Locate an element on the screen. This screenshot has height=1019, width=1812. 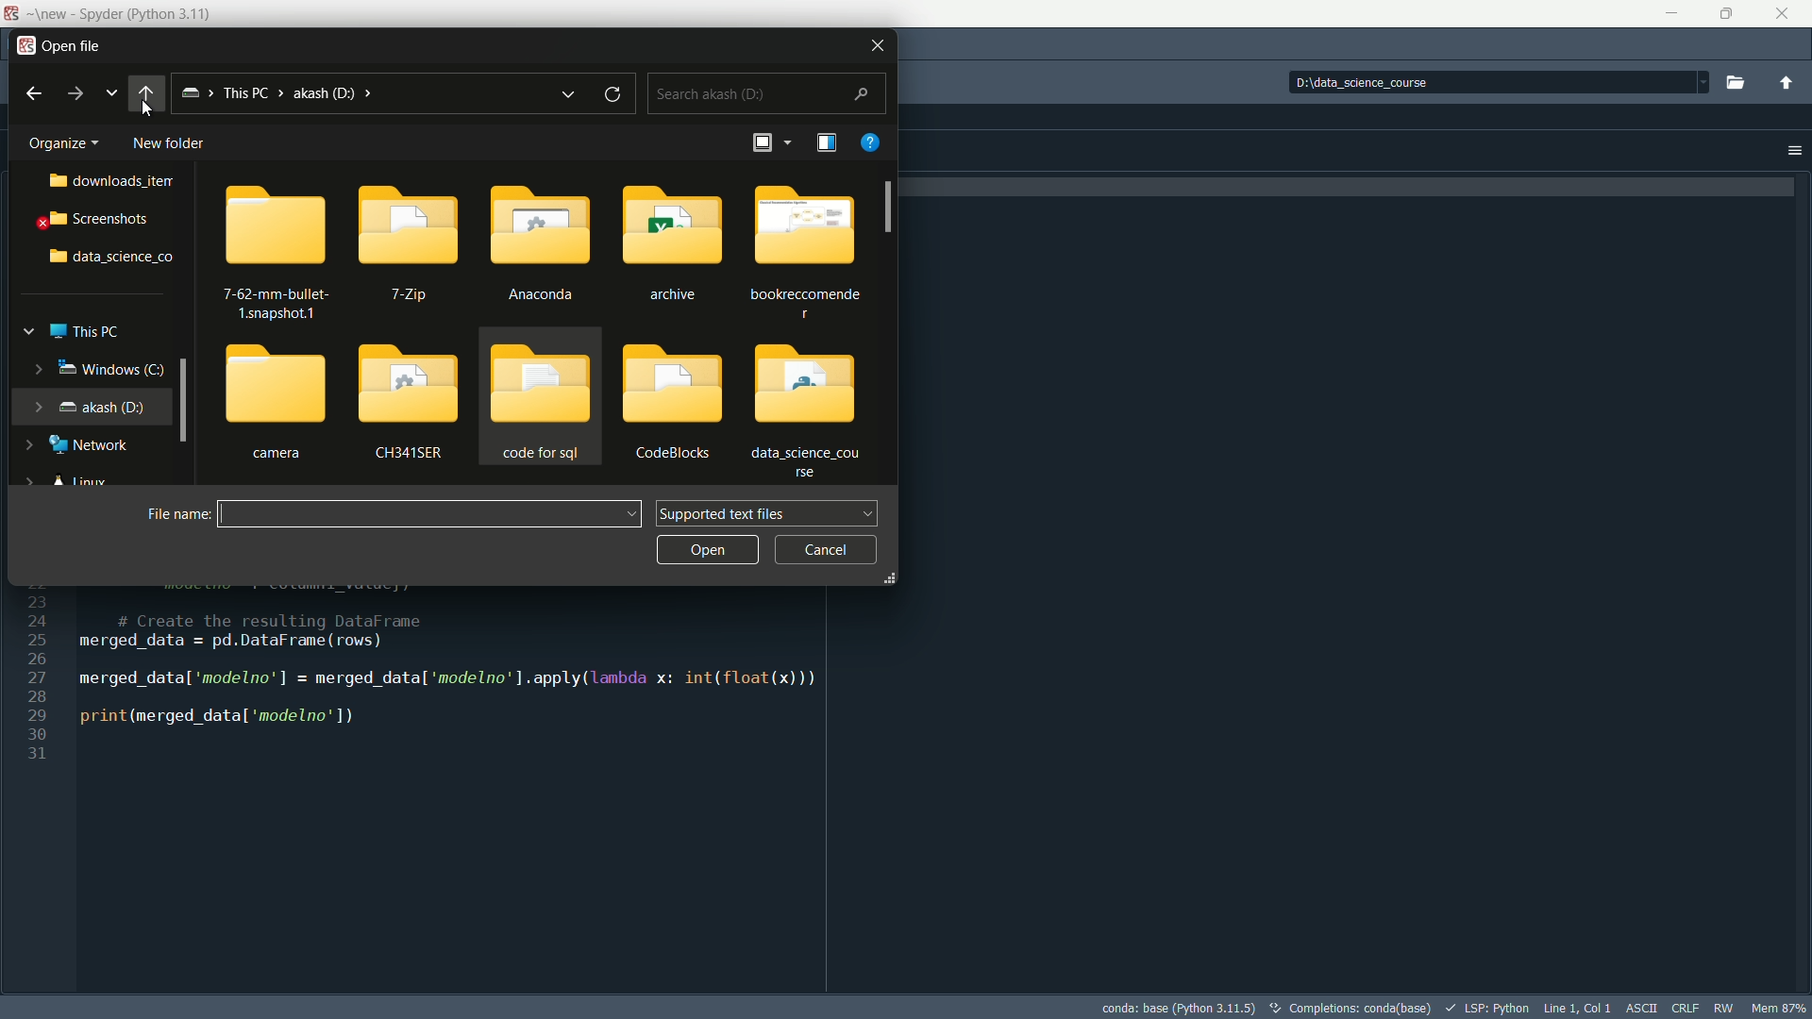
memory usage is located at coordinates (1779, 1007).